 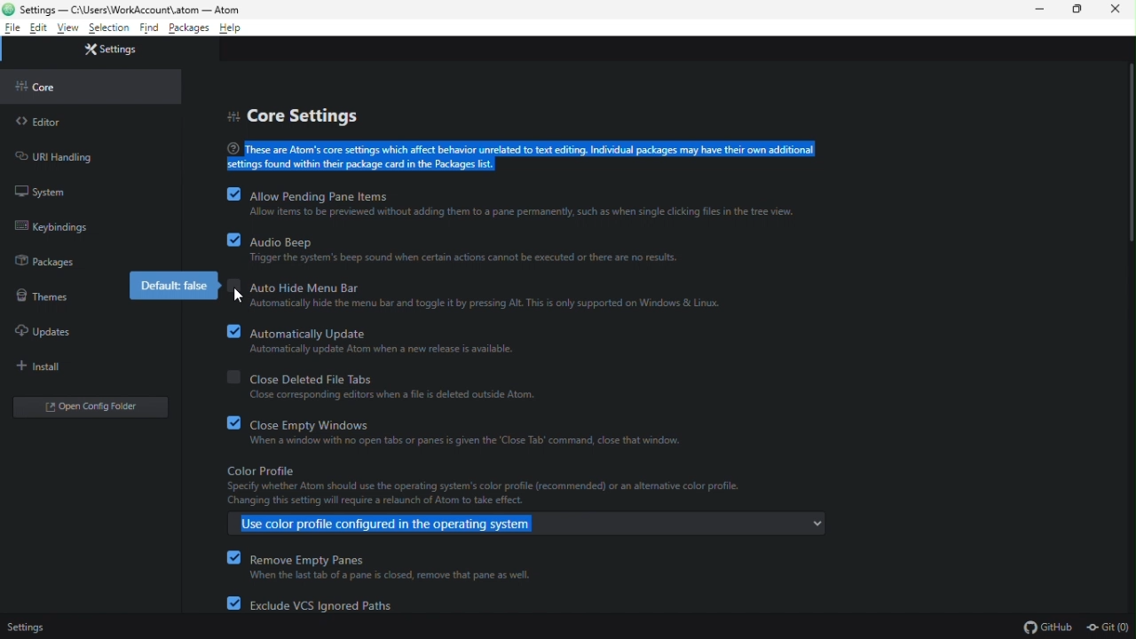 What do you see at coordinates (43, 296) in the screenshot?
I see `theme` at bounding box center [43, 296].